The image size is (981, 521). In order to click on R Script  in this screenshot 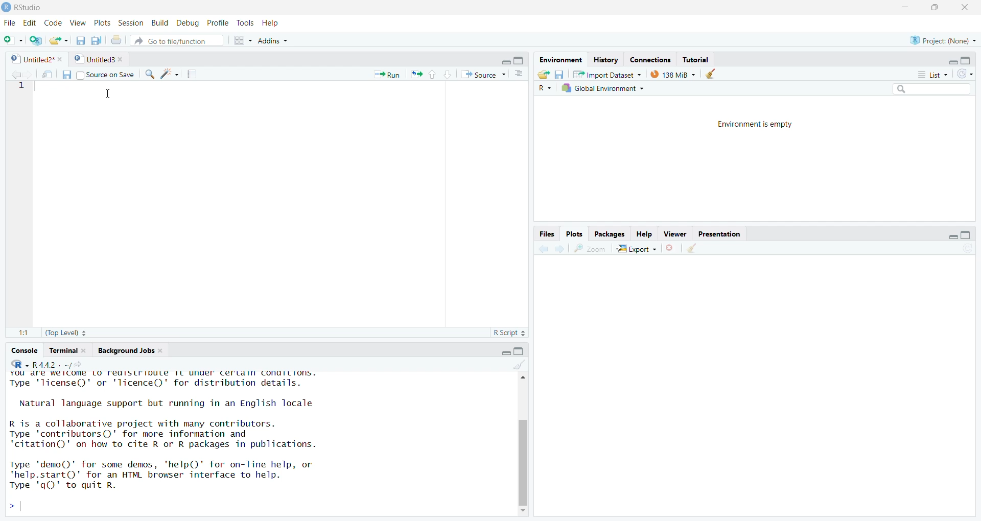, I will do `click(506, 334)`.